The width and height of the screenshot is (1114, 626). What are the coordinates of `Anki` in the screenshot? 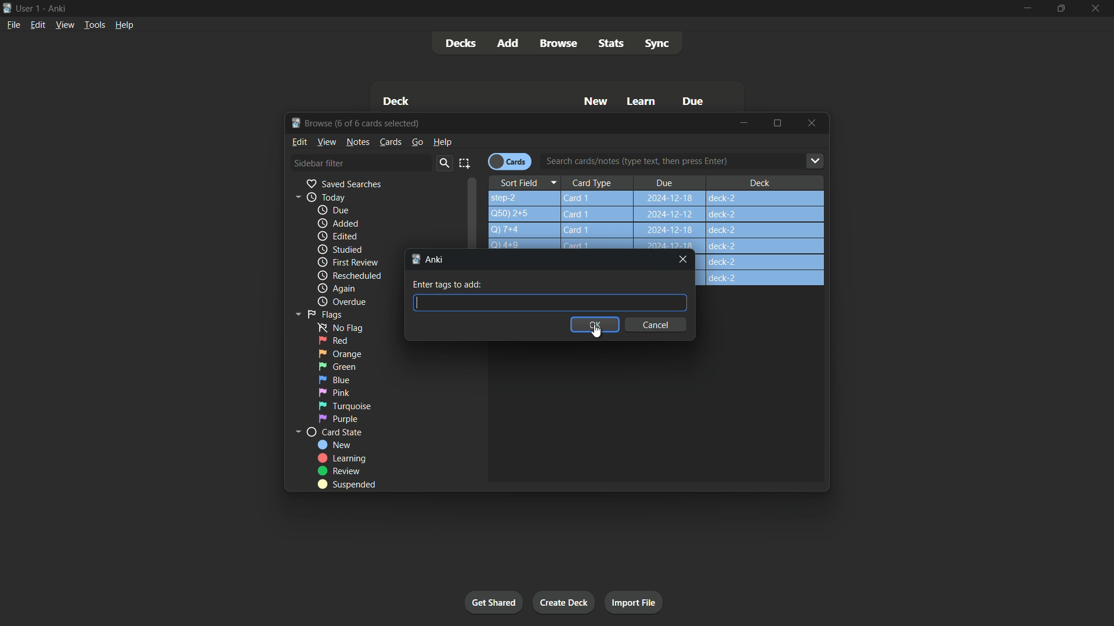 It's located at (429, 259).